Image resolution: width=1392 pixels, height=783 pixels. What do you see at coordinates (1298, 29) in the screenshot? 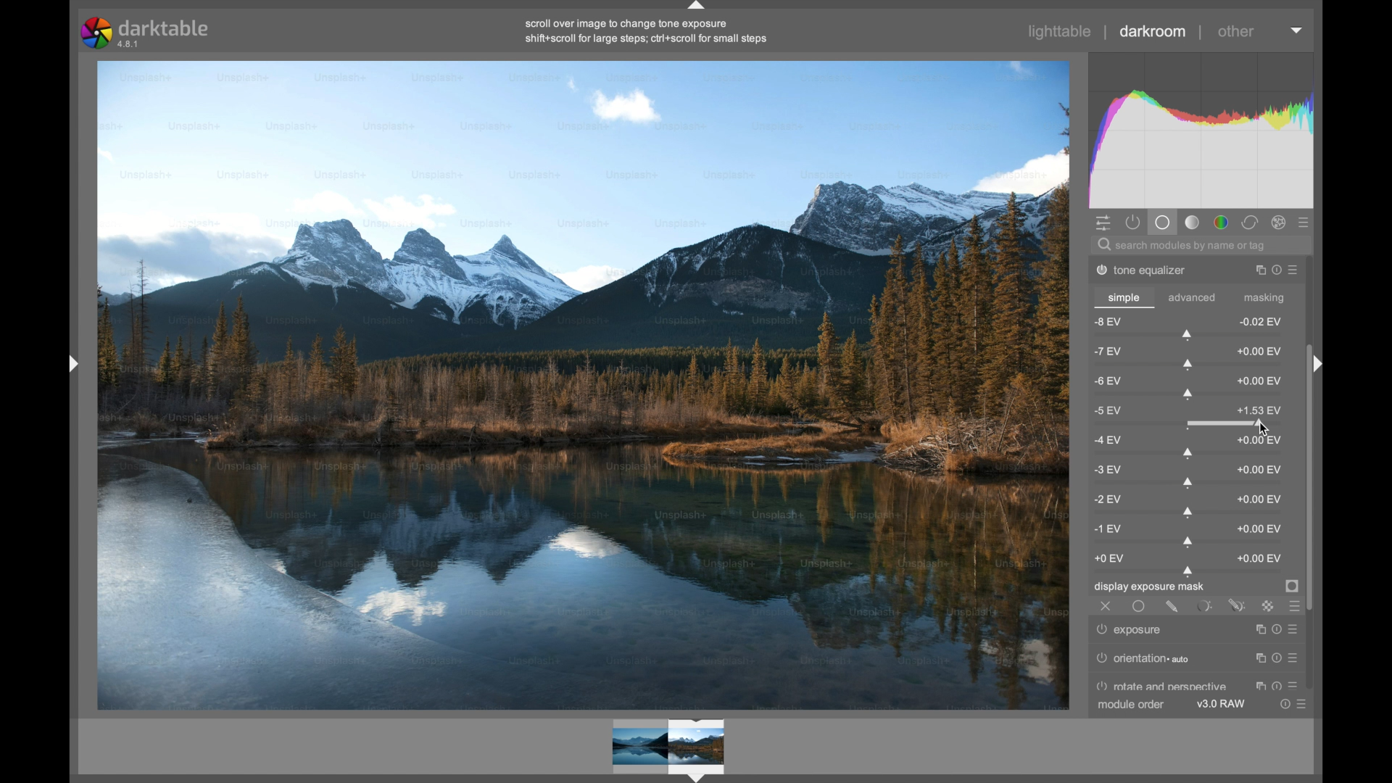
I see `dropdown ` at bounding box center [1298, 29].